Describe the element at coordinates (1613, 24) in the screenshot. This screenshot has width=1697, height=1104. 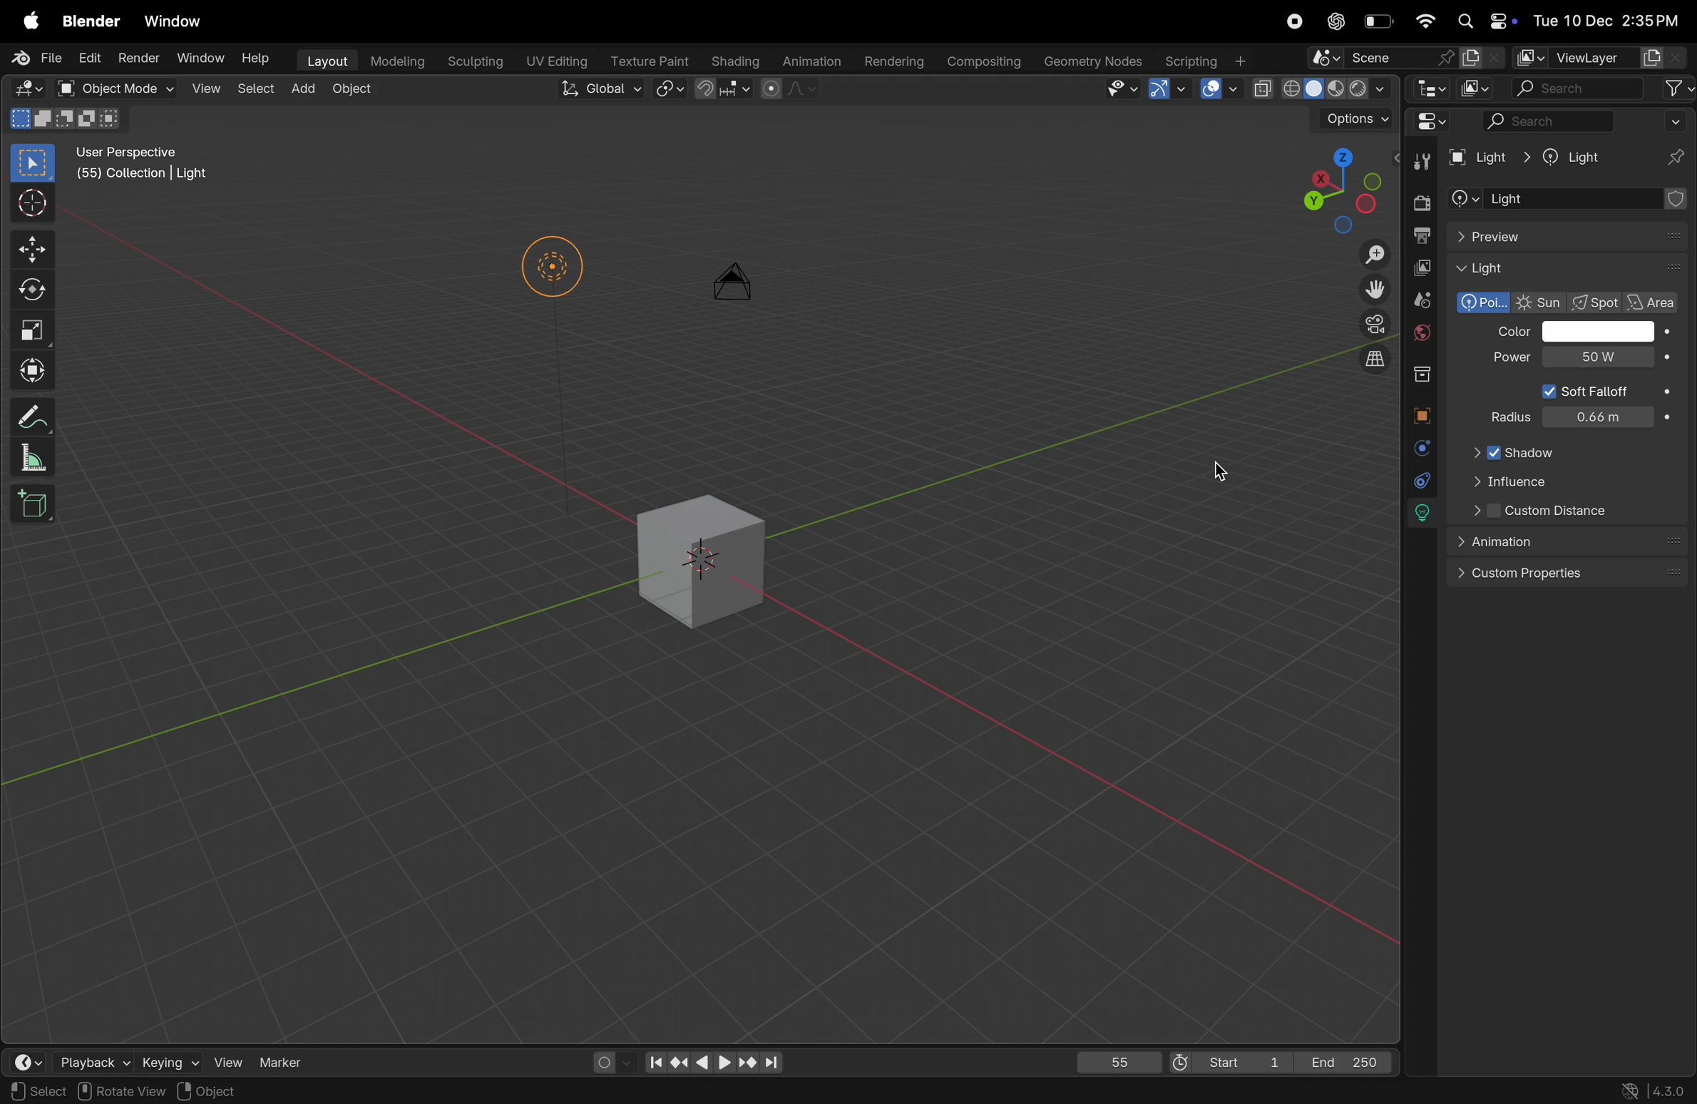
I see `date and time` at that location.